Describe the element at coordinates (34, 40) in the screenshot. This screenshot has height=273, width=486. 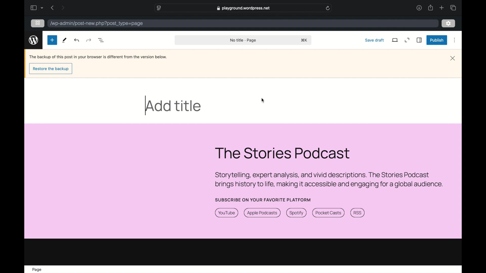
I see `wordpress` at that location.